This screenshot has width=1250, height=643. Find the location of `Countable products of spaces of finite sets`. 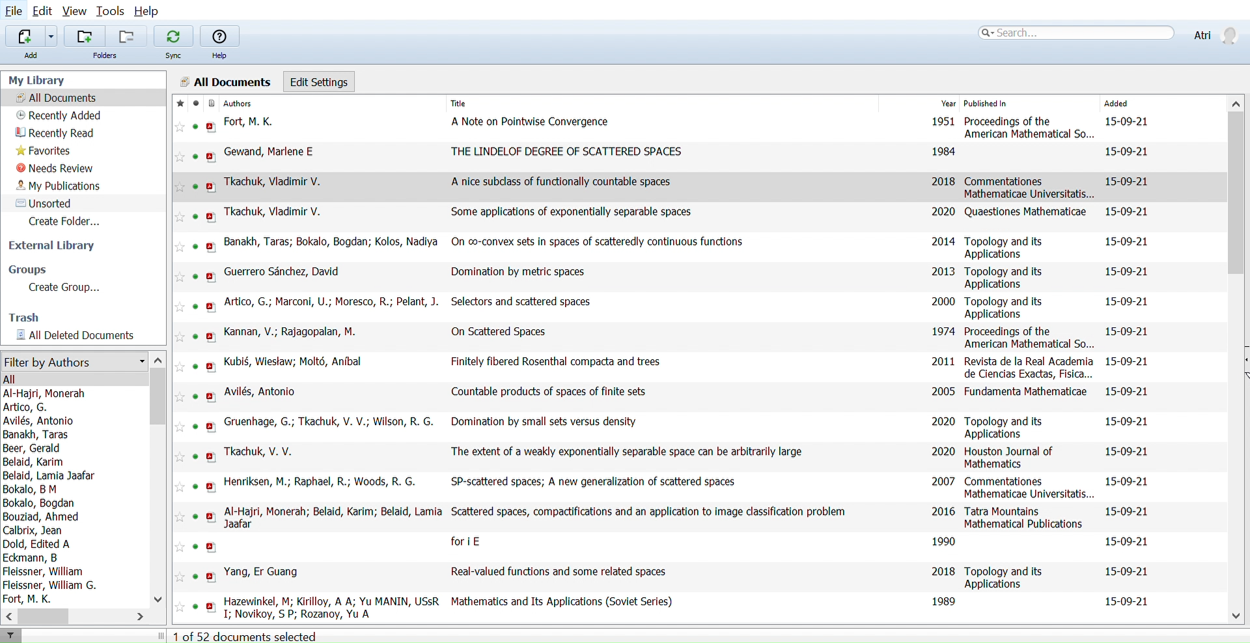

Countable products of spaces of finite sets is located at coordinates (549, 392).